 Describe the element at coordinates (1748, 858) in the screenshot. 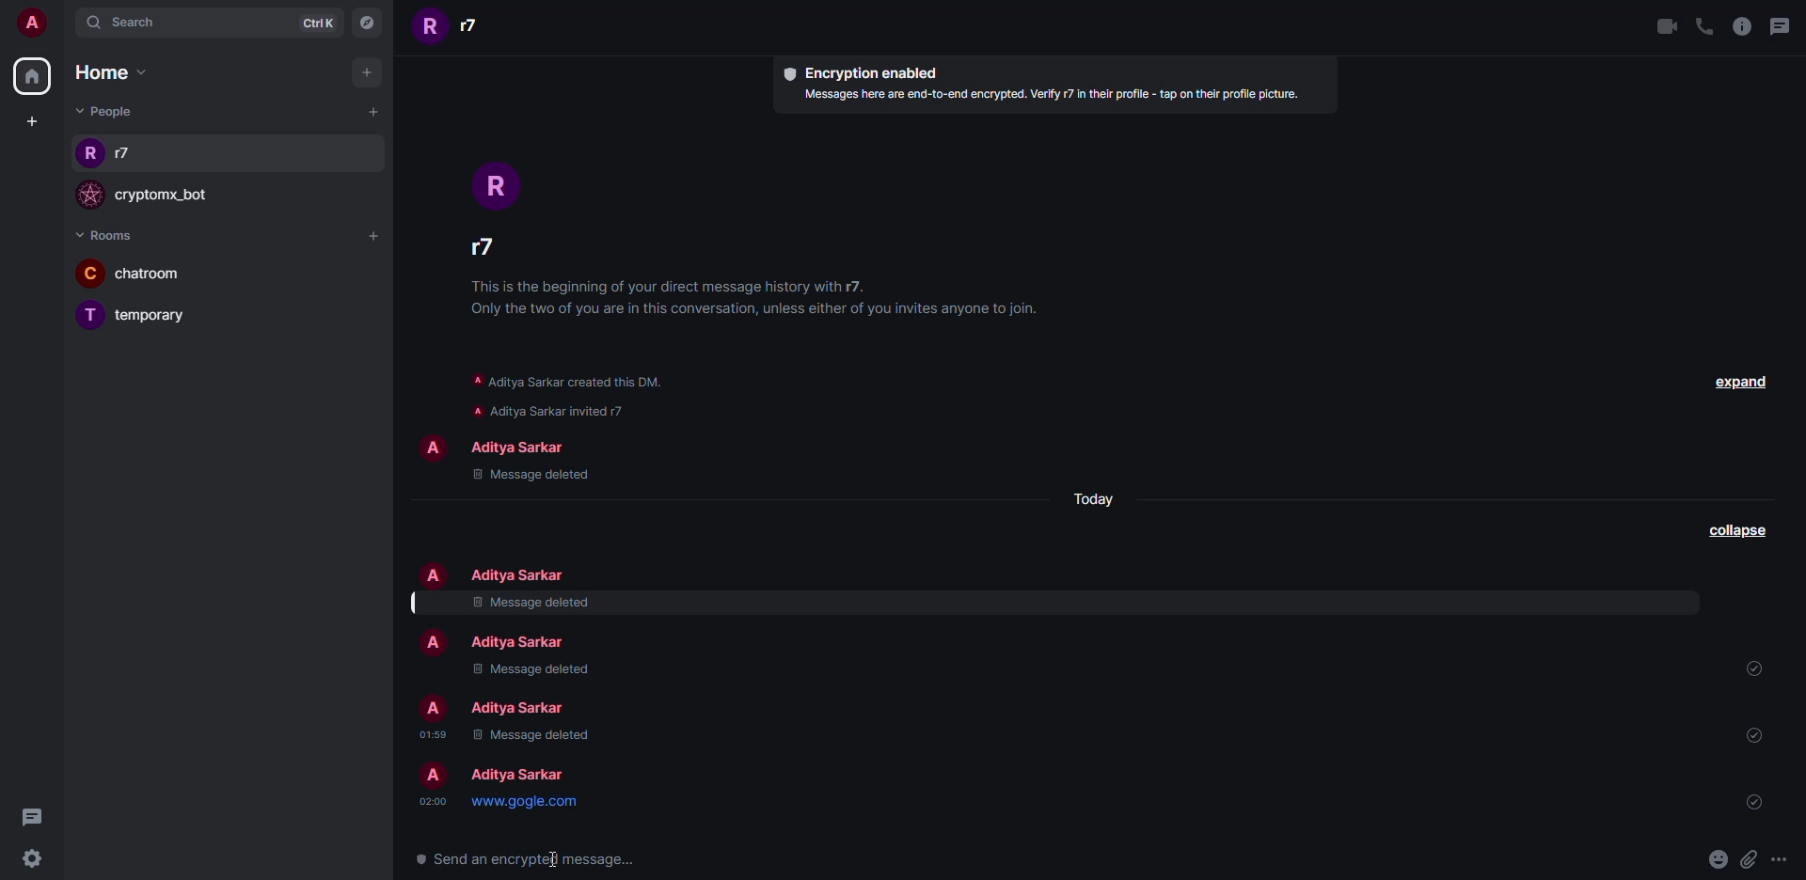

I see `attach` at that location.